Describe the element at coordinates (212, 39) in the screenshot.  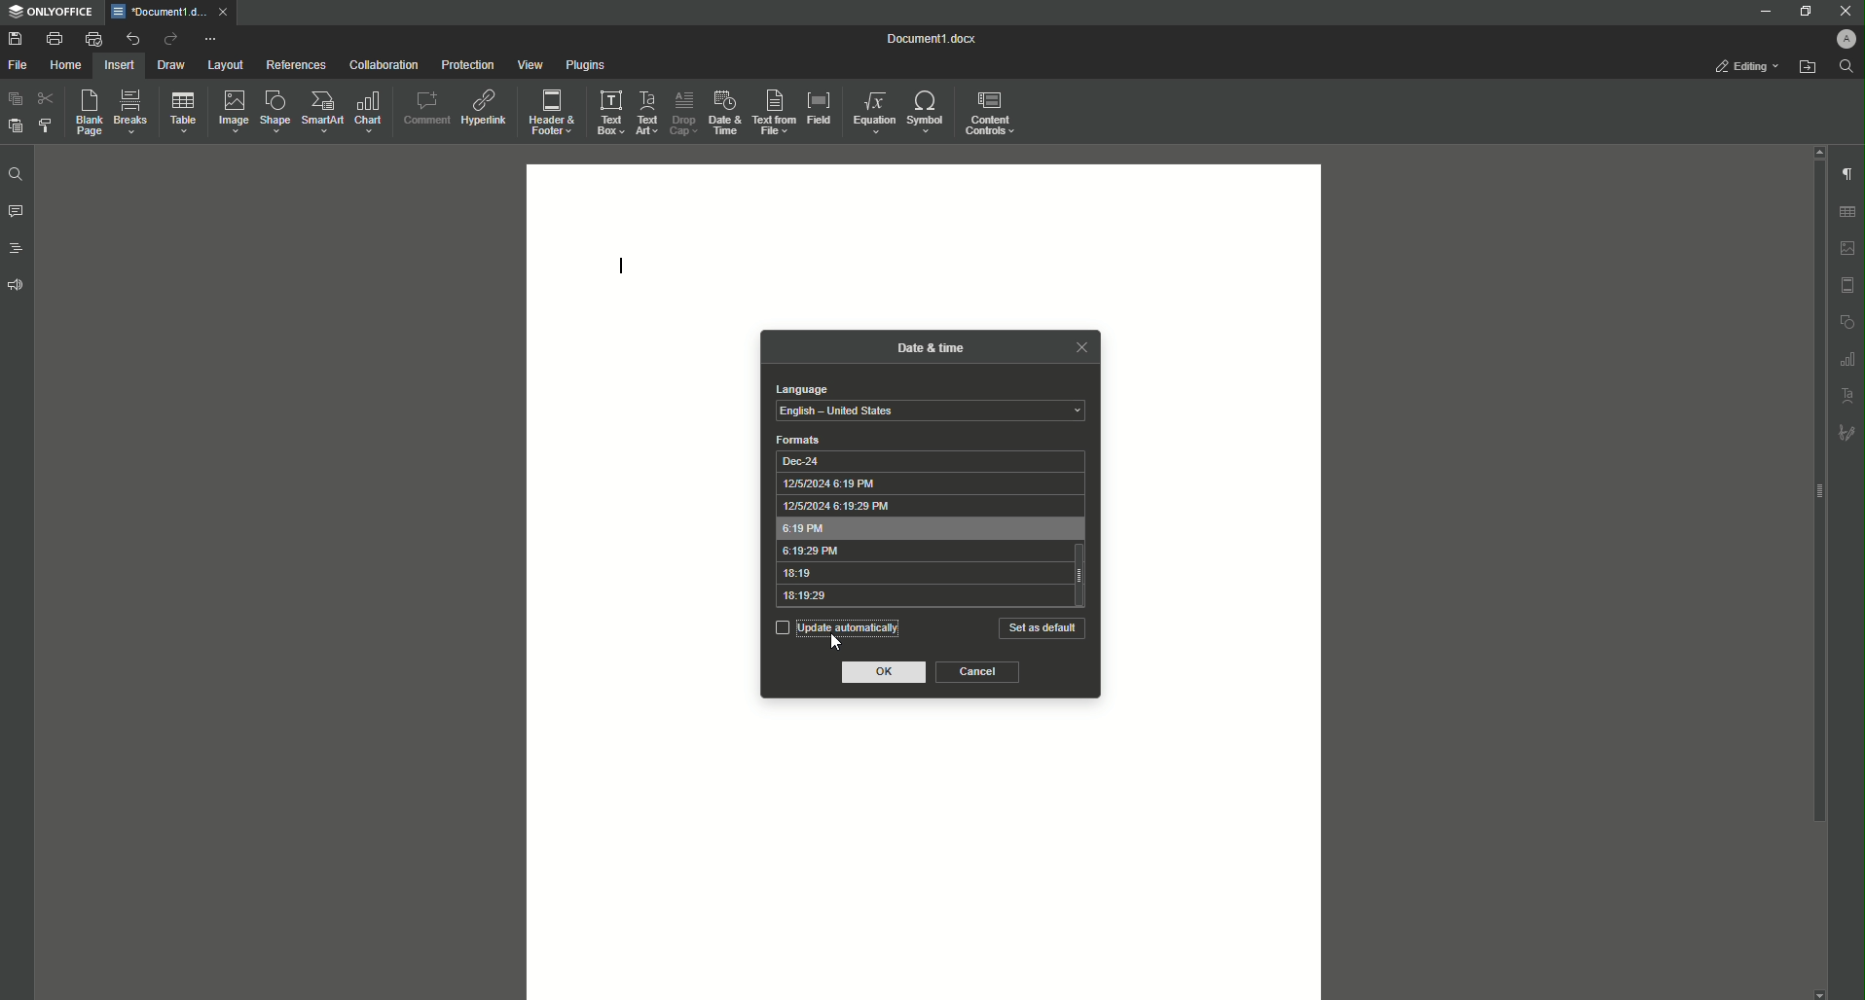
I see `More options` at that location.